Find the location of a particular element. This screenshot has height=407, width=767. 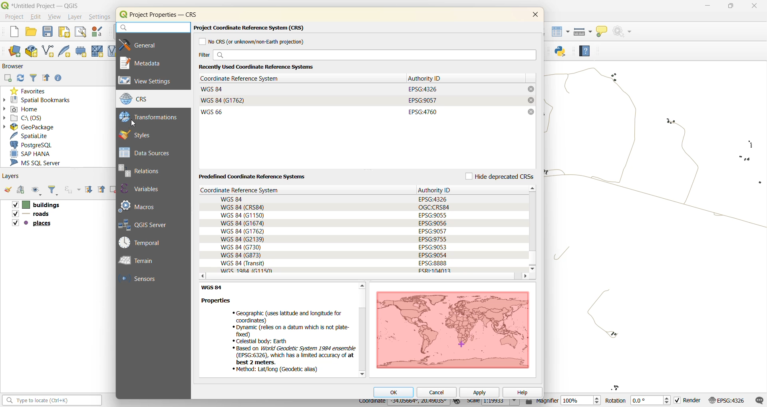

style manager is located at coordinates (96, 32).